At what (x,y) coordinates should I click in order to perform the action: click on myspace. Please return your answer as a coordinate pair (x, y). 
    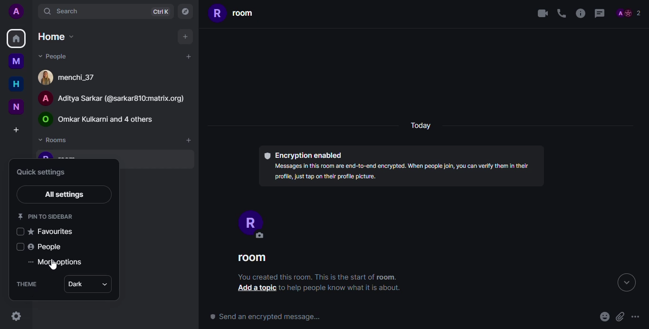
    Looking at the image, I should click on (16, 62).